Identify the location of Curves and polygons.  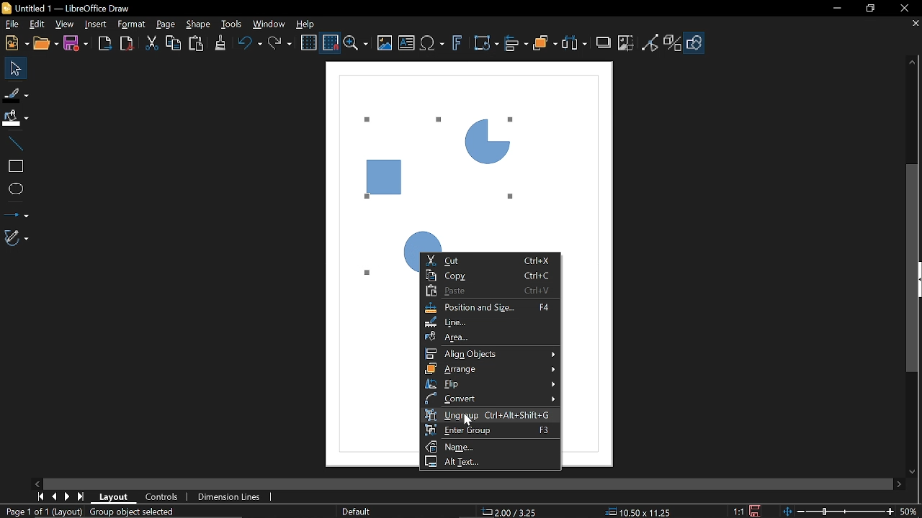
(16, 238).